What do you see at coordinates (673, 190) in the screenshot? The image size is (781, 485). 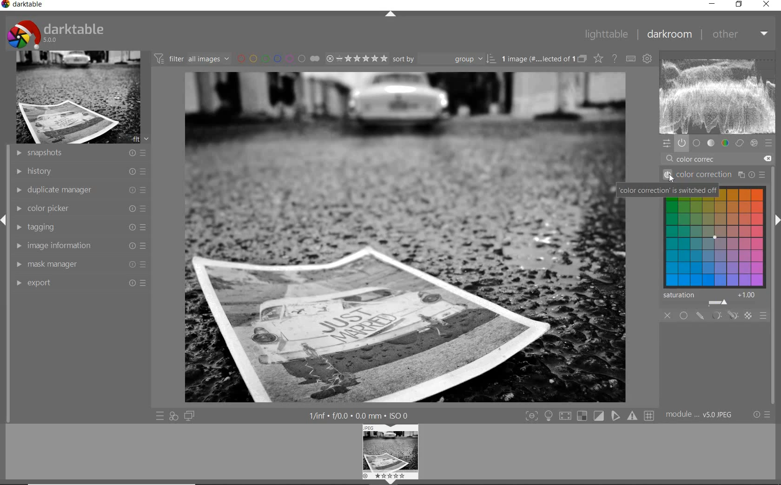 I see `color correction is switched off` at bounding box center [673, 190].